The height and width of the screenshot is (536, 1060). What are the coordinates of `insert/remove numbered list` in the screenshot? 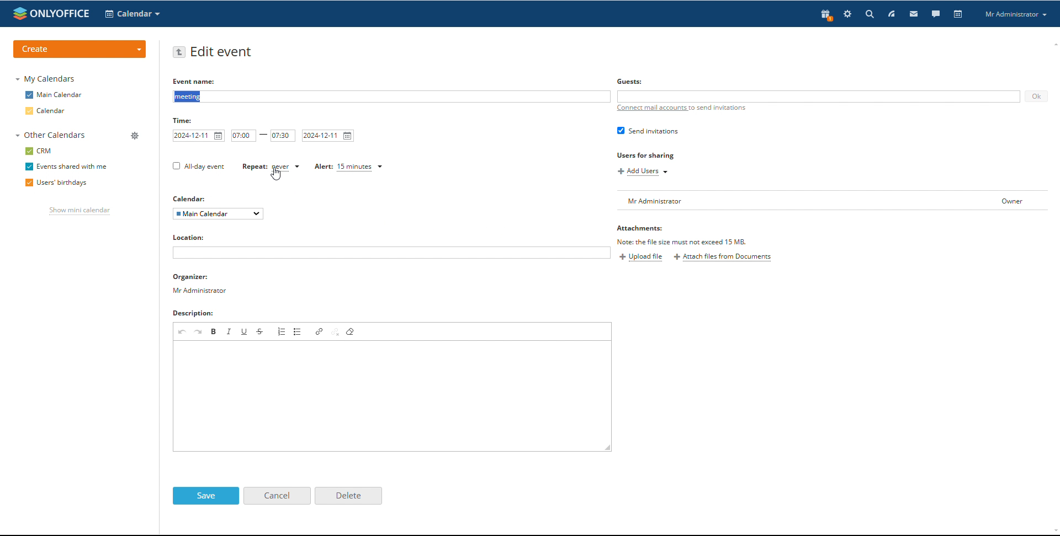 It's located at (281, 331).